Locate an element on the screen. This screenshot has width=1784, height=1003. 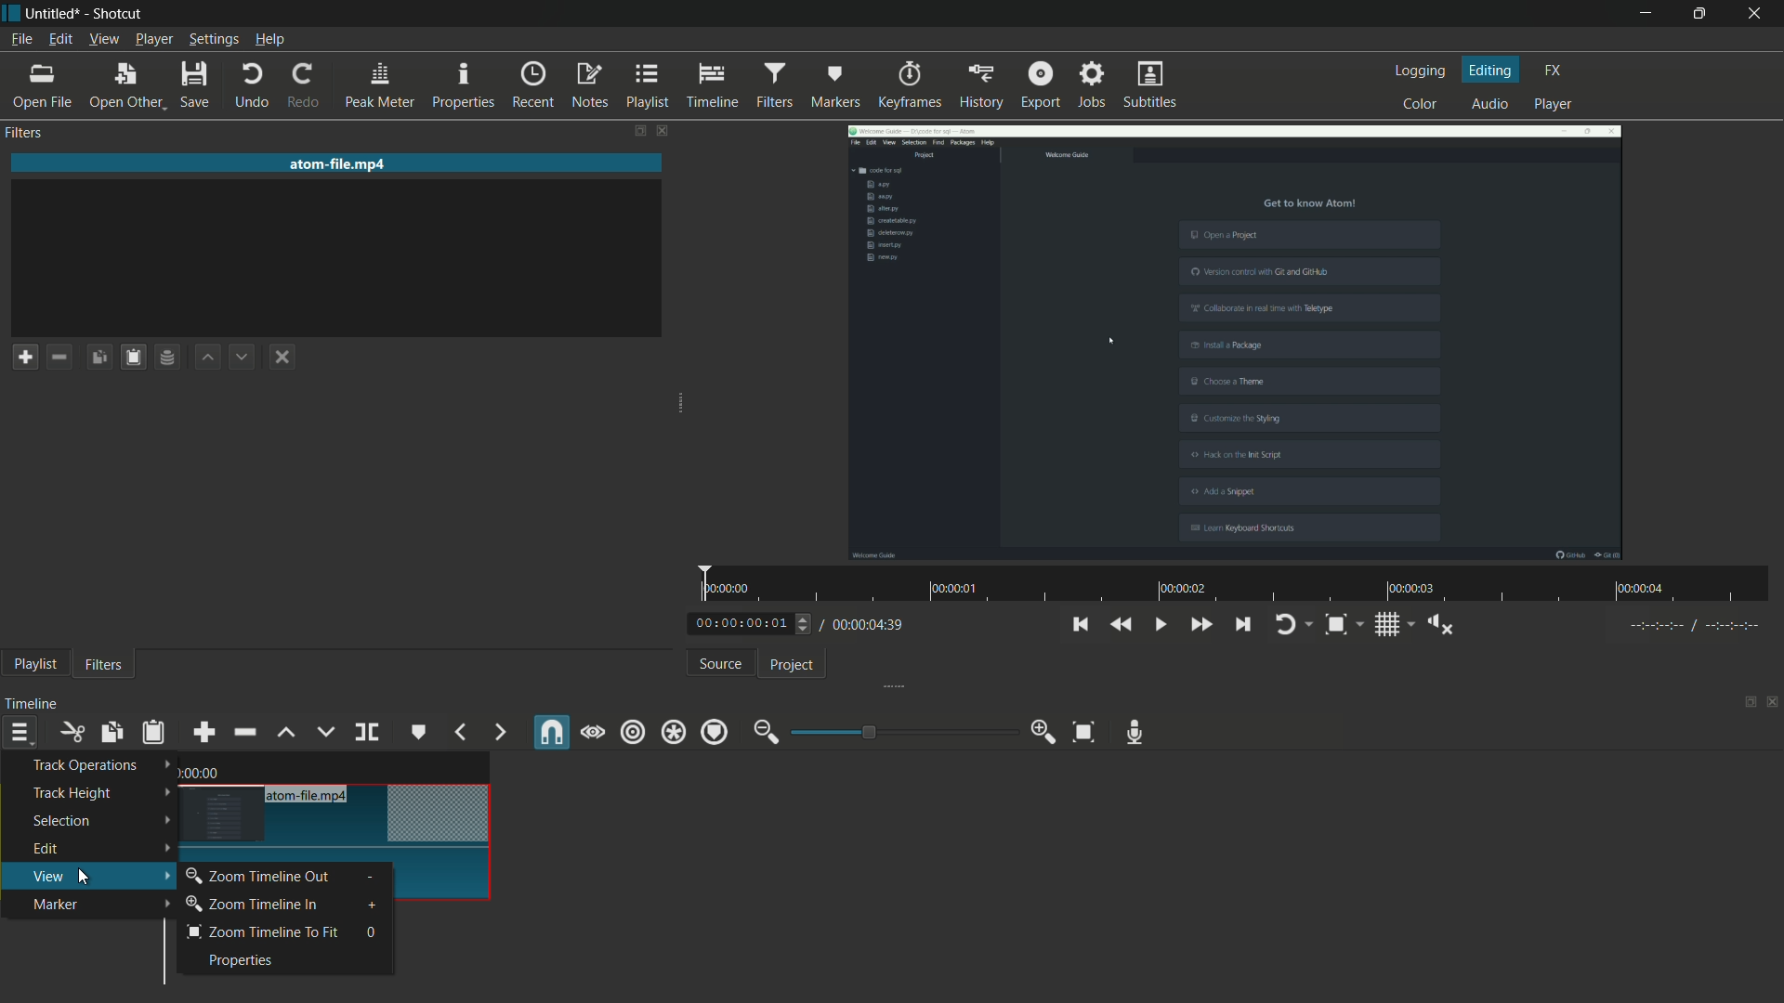
history is located at coordinates (981, 85).